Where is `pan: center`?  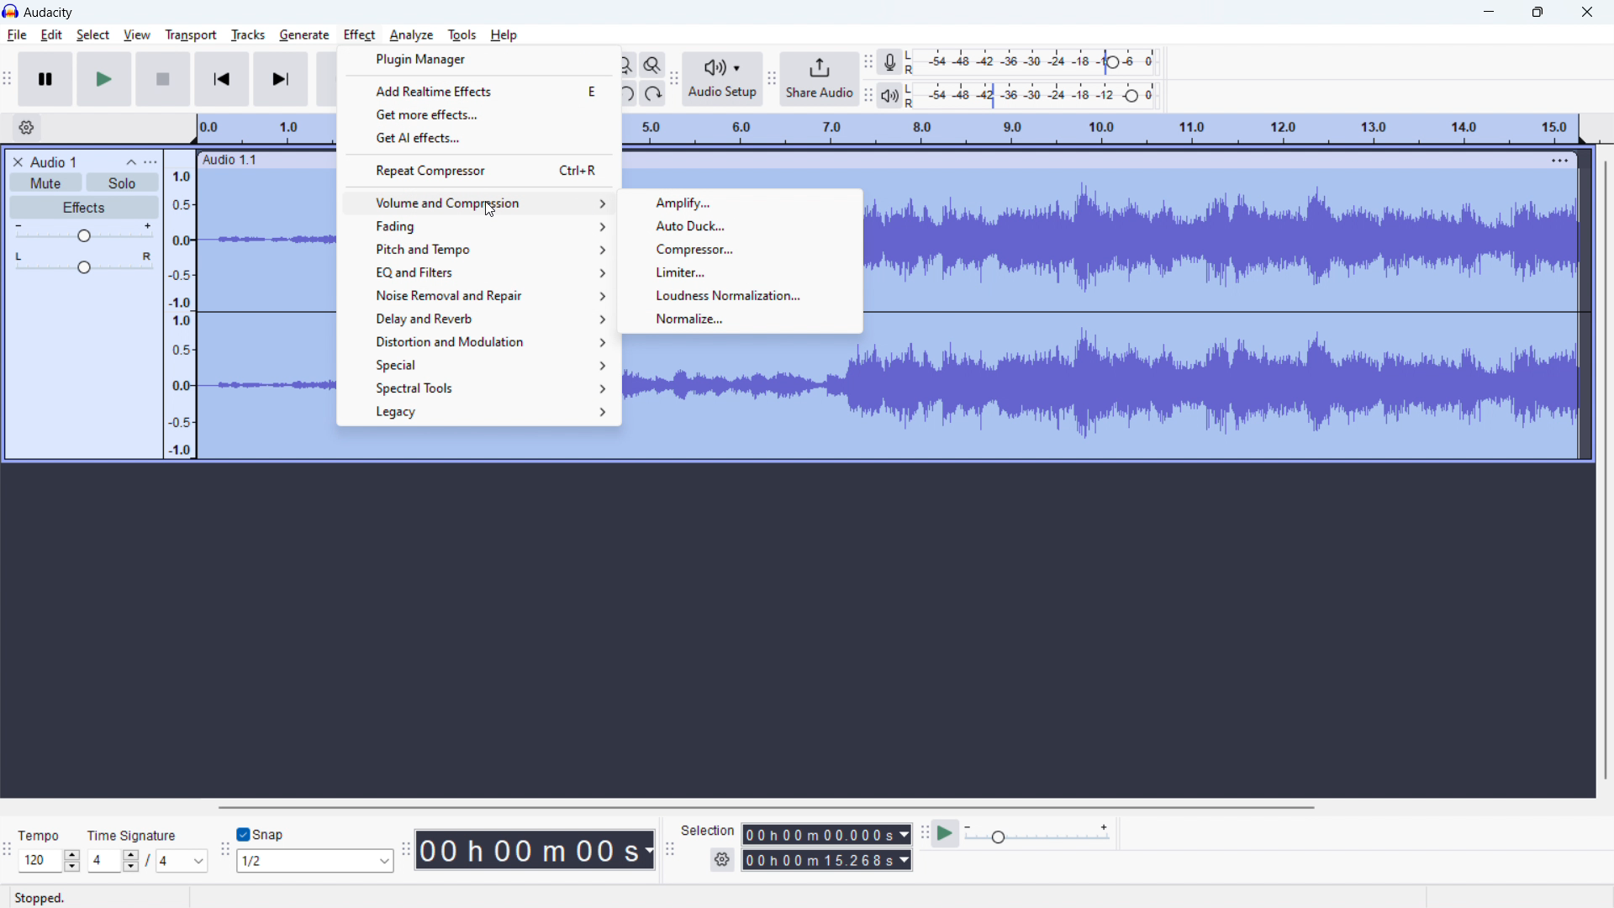 pan: center is located at coordinates (83, 262).